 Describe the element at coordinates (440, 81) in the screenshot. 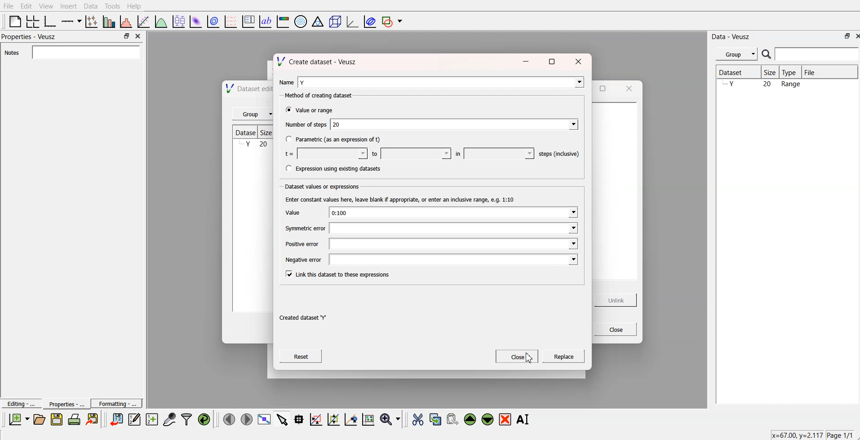

I see `ly` at that location.